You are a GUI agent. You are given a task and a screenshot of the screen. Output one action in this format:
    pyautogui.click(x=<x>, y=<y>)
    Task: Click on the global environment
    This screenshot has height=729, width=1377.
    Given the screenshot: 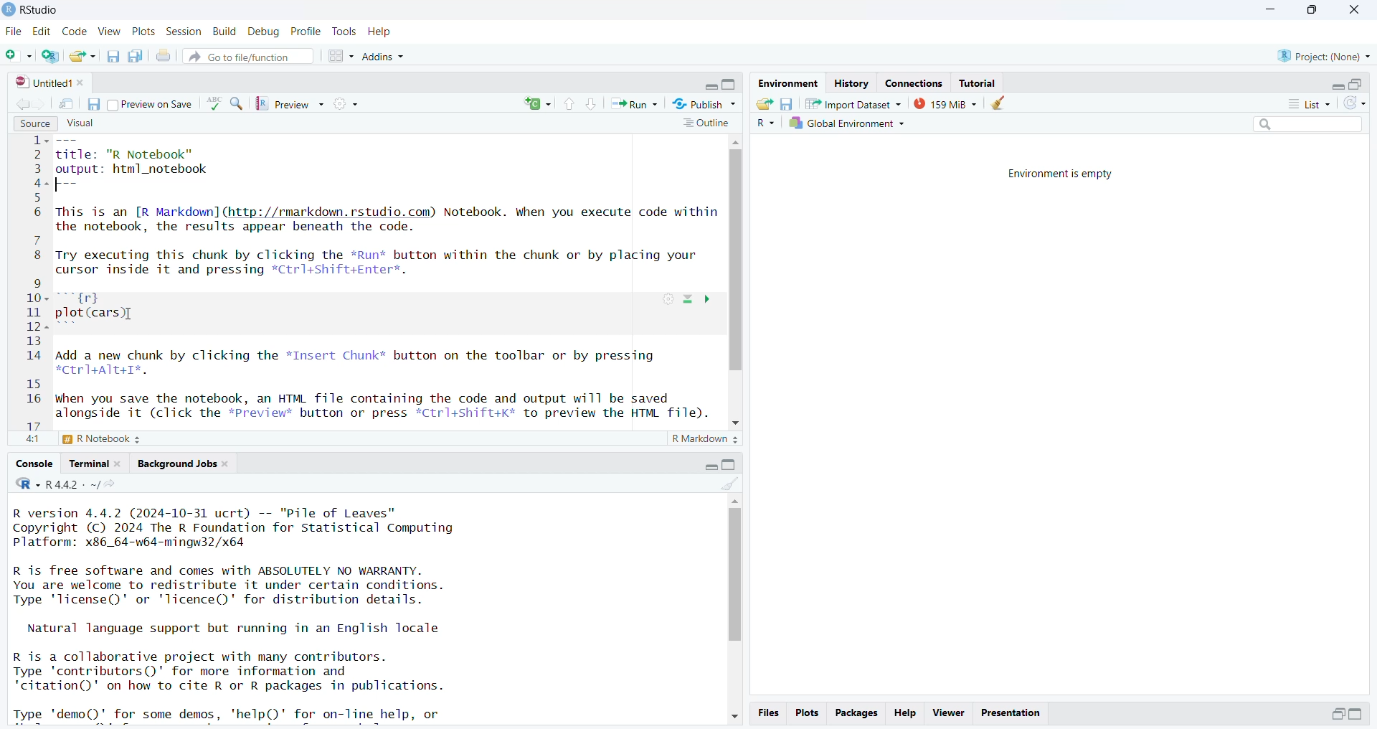 What is the action you would take?
    pyautogui.click(x=846, y=124)
    